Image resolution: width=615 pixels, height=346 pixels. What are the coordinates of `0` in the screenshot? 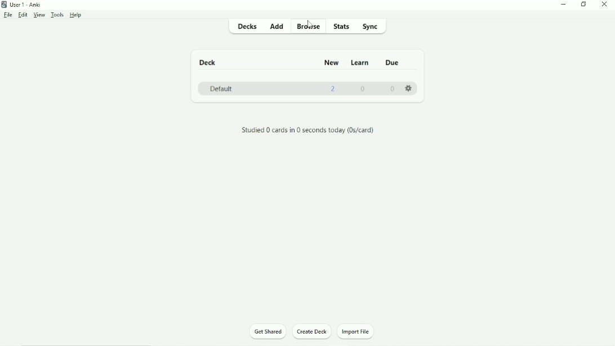 It's located at (363, 88).